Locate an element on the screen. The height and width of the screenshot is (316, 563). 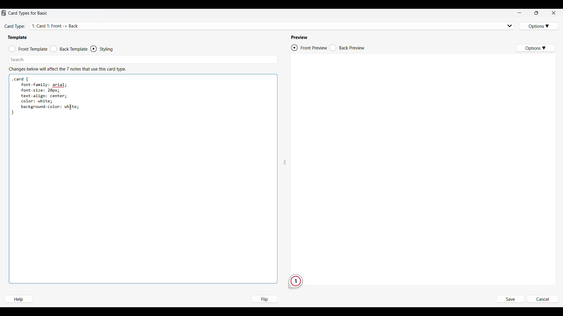
Help is located at coordinates (18, 299).